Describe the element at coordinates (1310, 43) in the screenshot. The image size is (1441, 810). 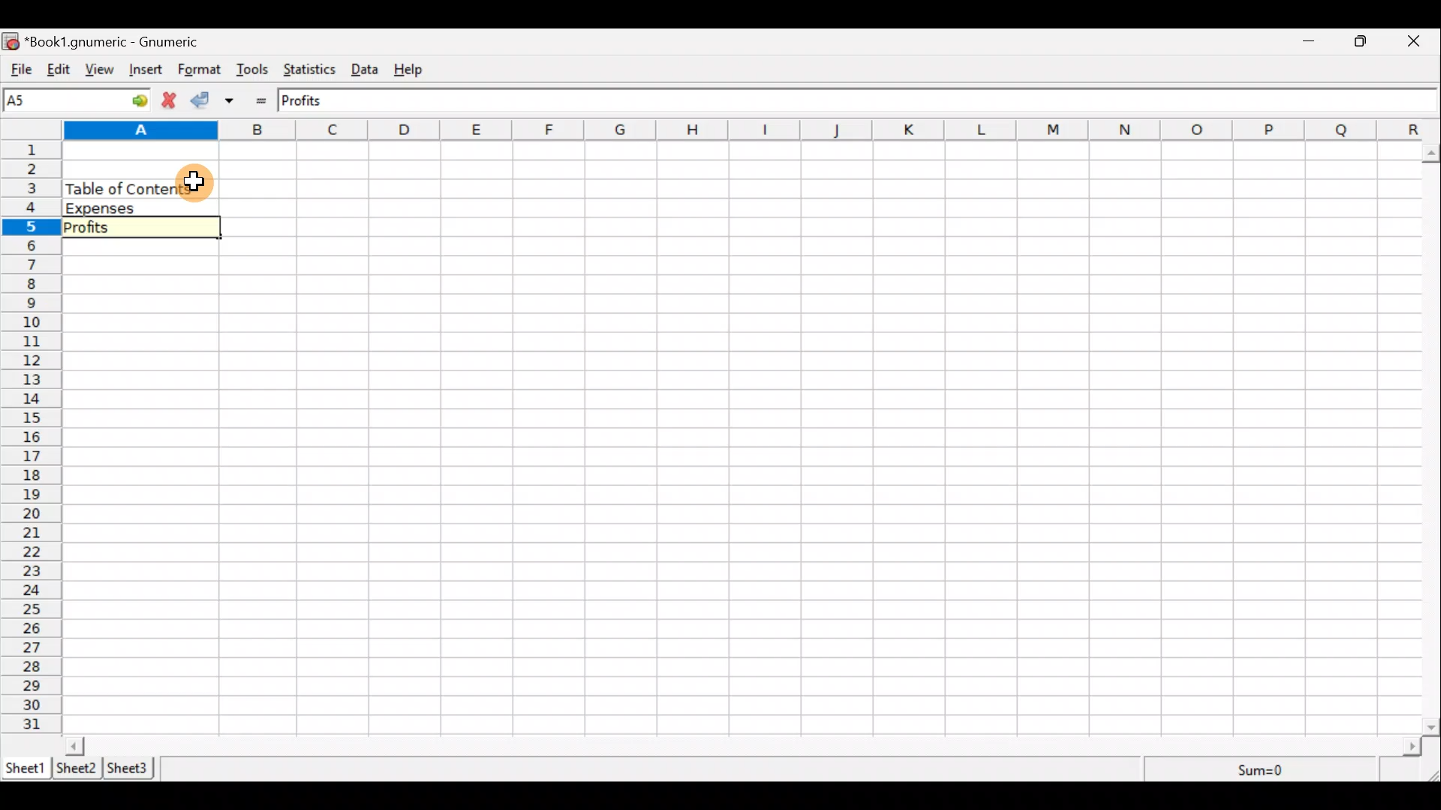
I see `Minimize` at that location.